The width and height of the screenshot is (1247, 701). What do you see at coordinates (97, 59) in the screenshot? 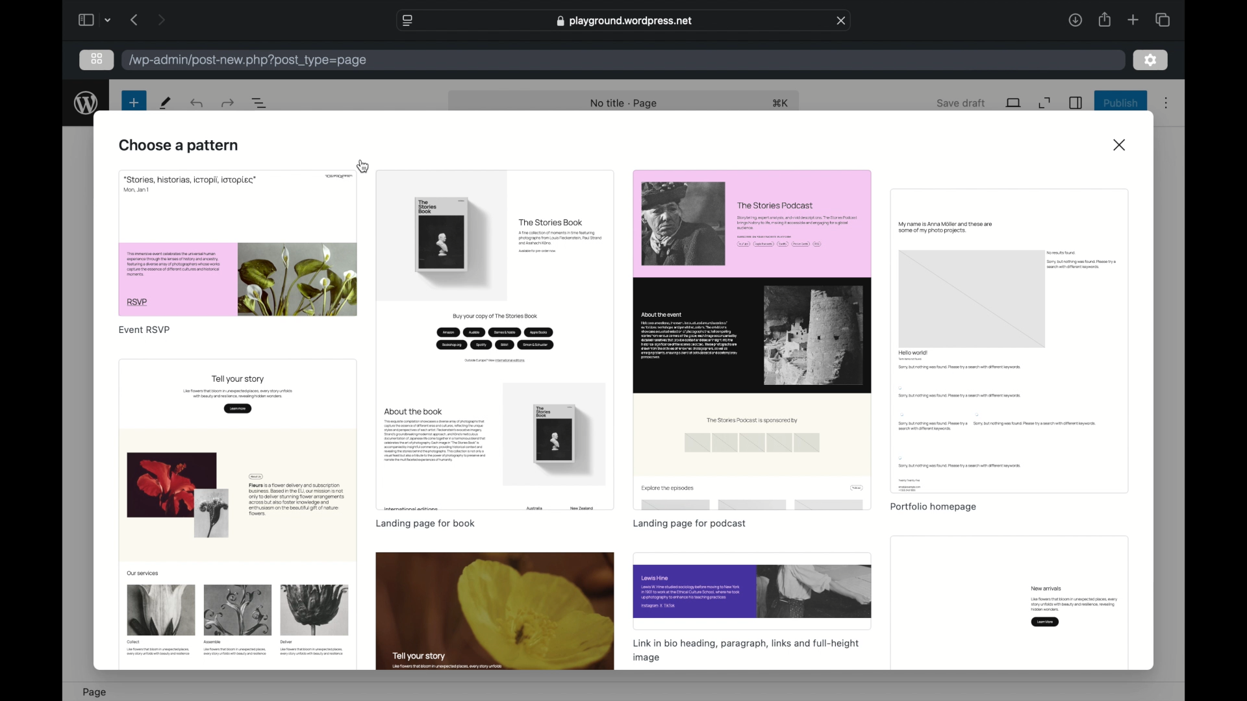
I see `grid view` at bounding box center [97, 59].